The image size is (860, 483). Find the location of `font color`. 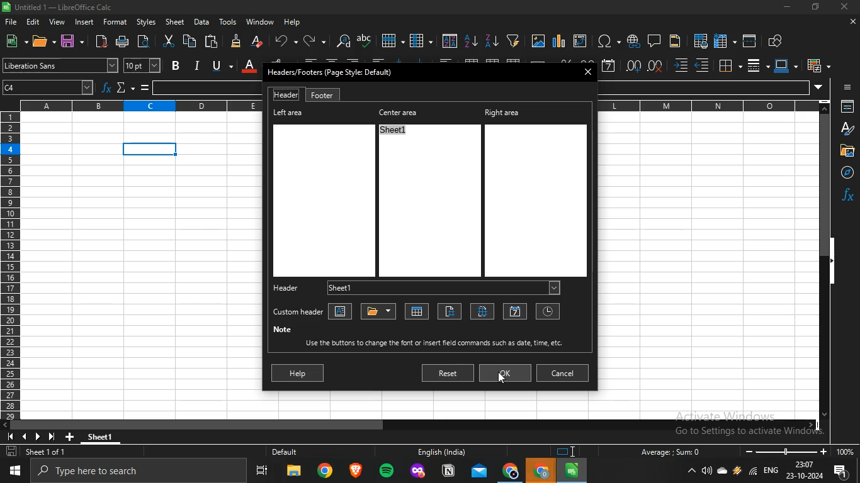

font color is located at coordinates (249, 65).